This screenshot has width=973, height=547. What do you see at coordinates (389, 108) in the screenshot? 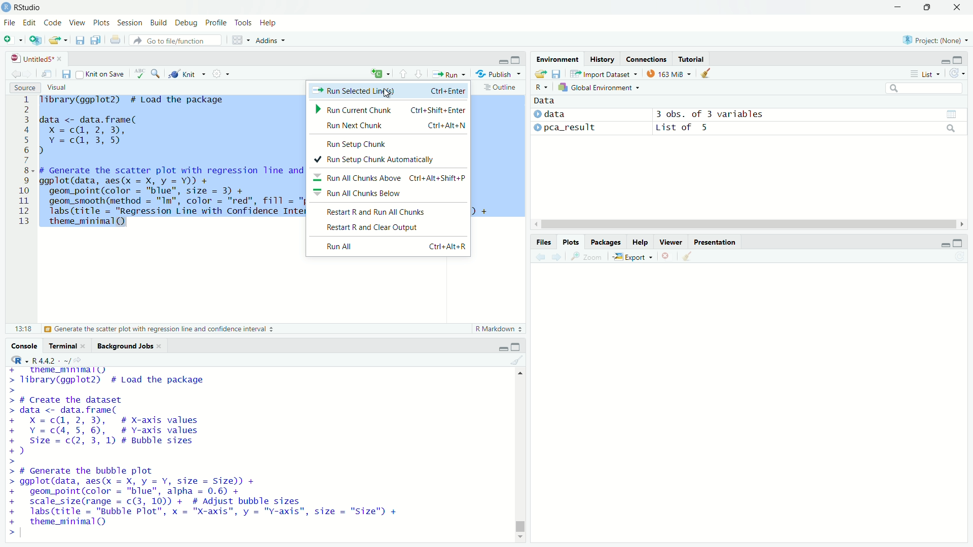
I see `Run Current Chunk  Ctrl+Shift+Enter` at bounding box center [389, 108].